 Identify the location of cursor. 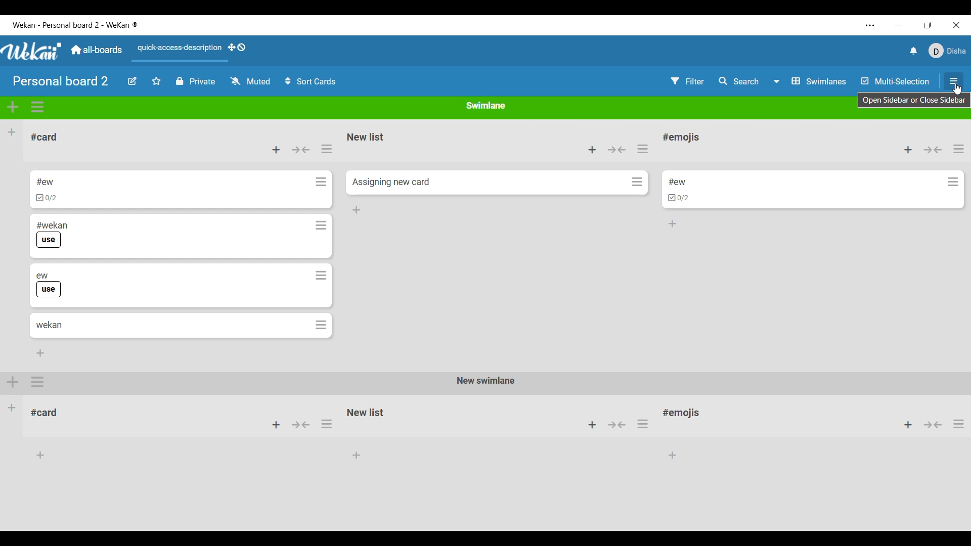
(957, 90).